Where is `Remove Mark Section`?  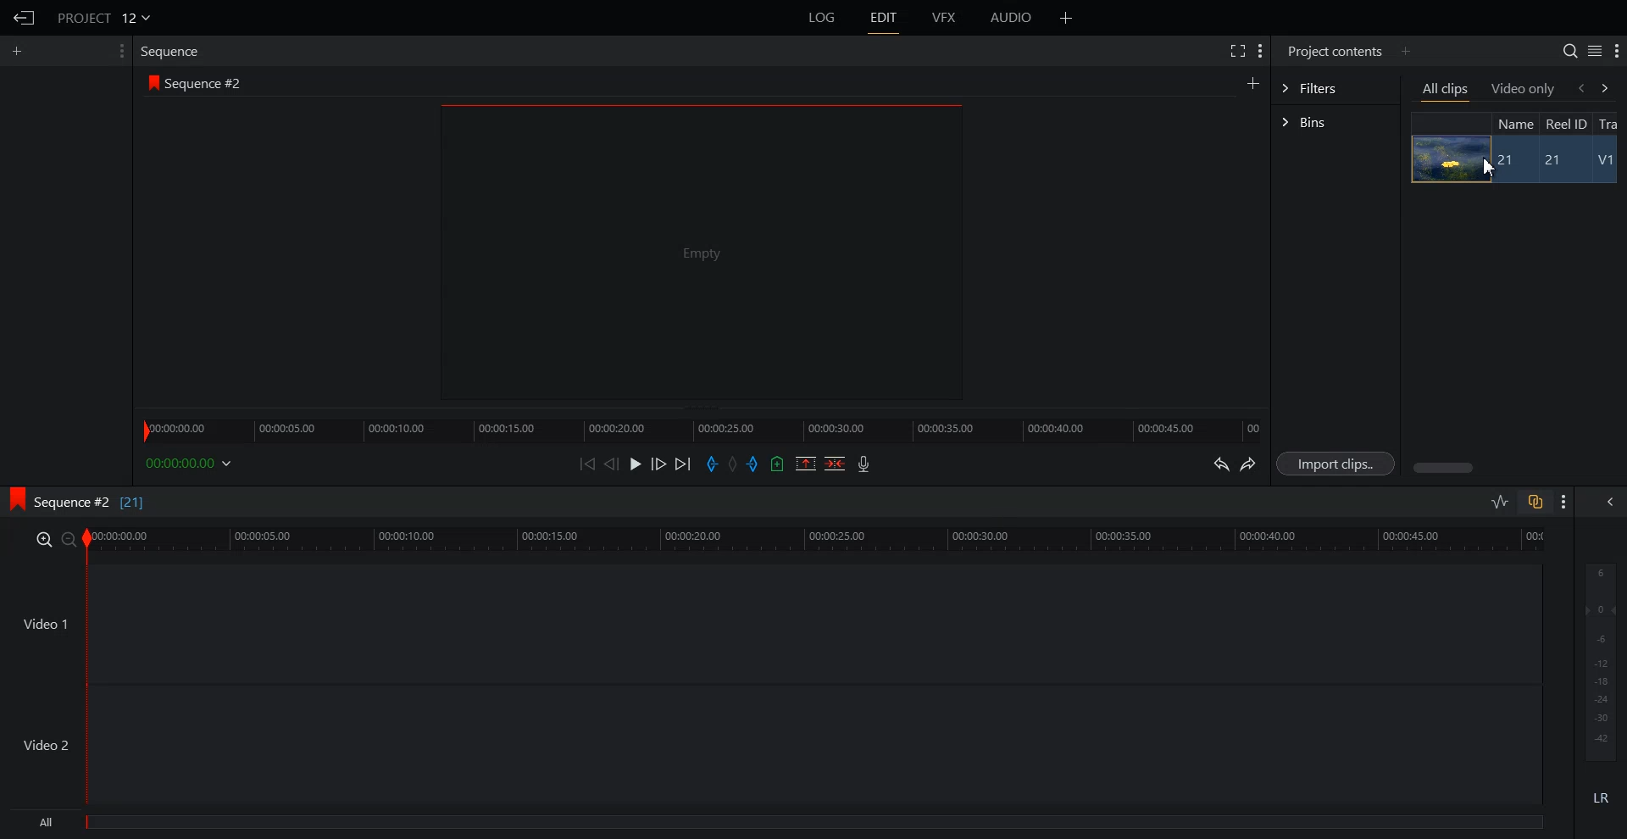 Remove Mark Section is located at coordinates (806, 464).